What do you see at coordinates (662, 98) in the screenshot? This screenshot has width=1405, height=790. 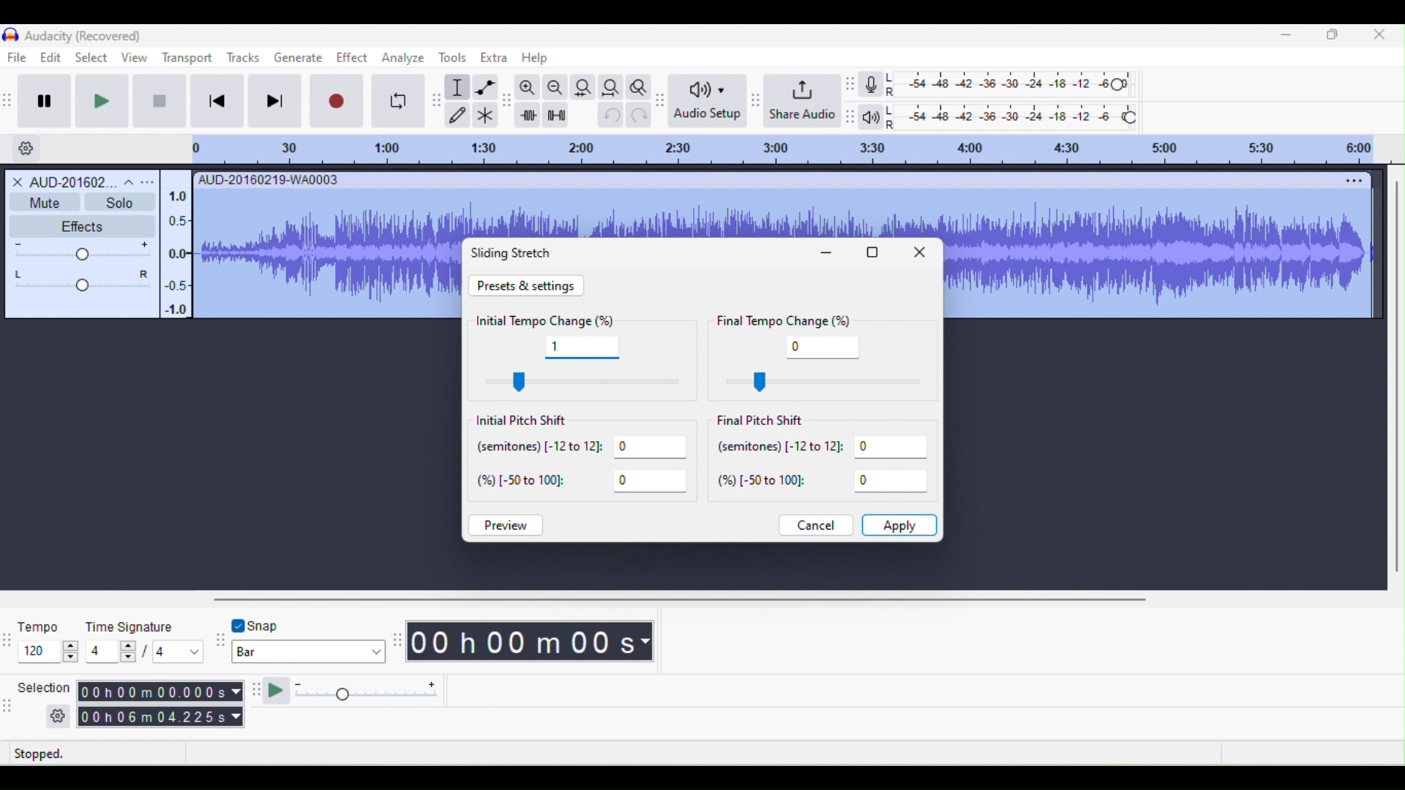 I see `audacity audio setup` at bounding box center [662, 98].